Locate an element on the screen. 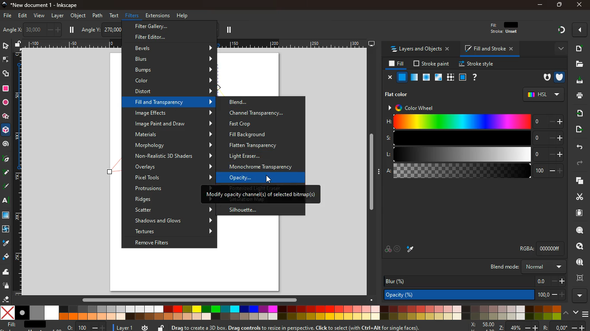 The height and width of the screenshot is (331, 590). text is located at coordinates (115, 15).